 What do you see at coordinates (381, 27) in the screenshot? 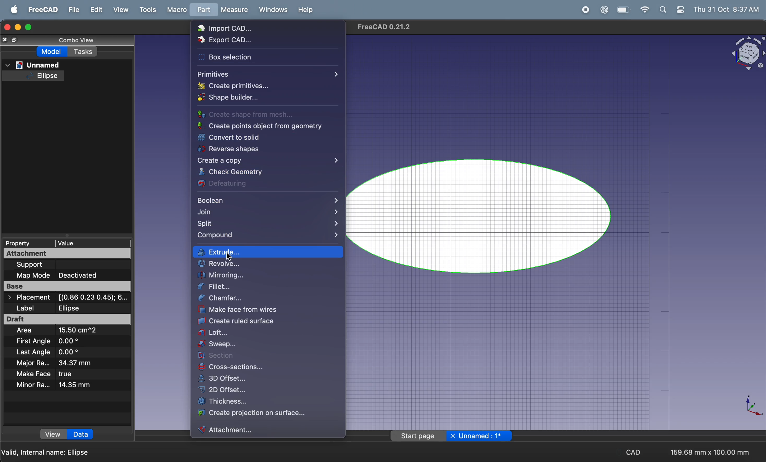
I see `page title` at bounding box center [381, 27].